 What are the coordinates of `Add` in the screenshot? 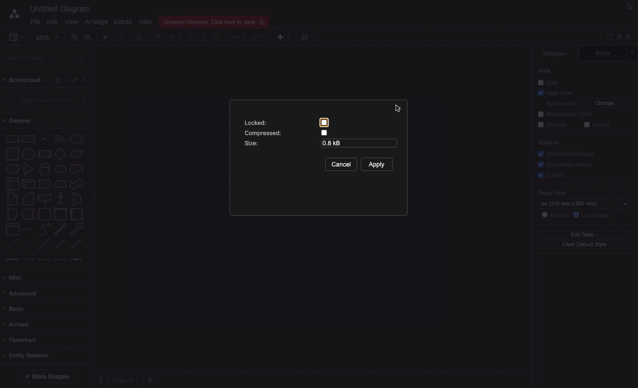 It's located at (152, 378).